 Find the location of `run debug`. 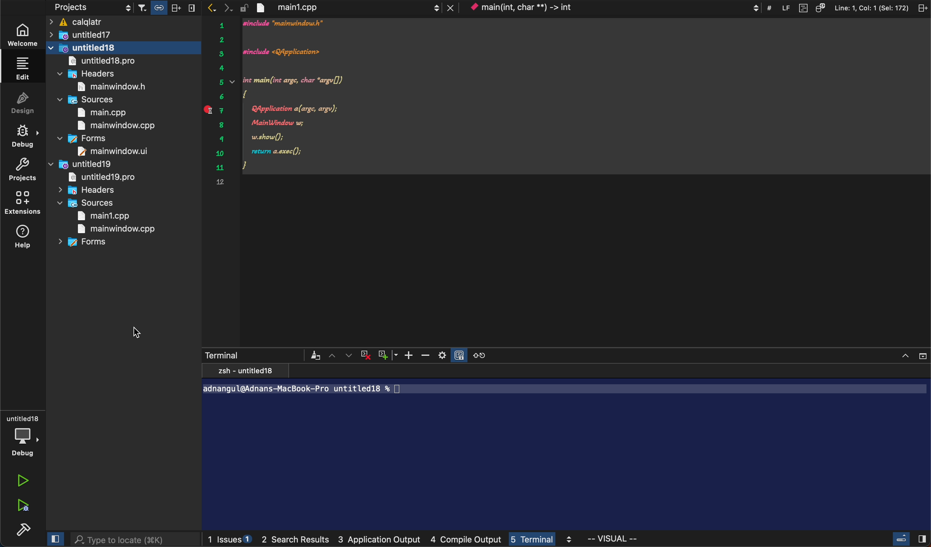

run debug is located at coordinates (21, 503).